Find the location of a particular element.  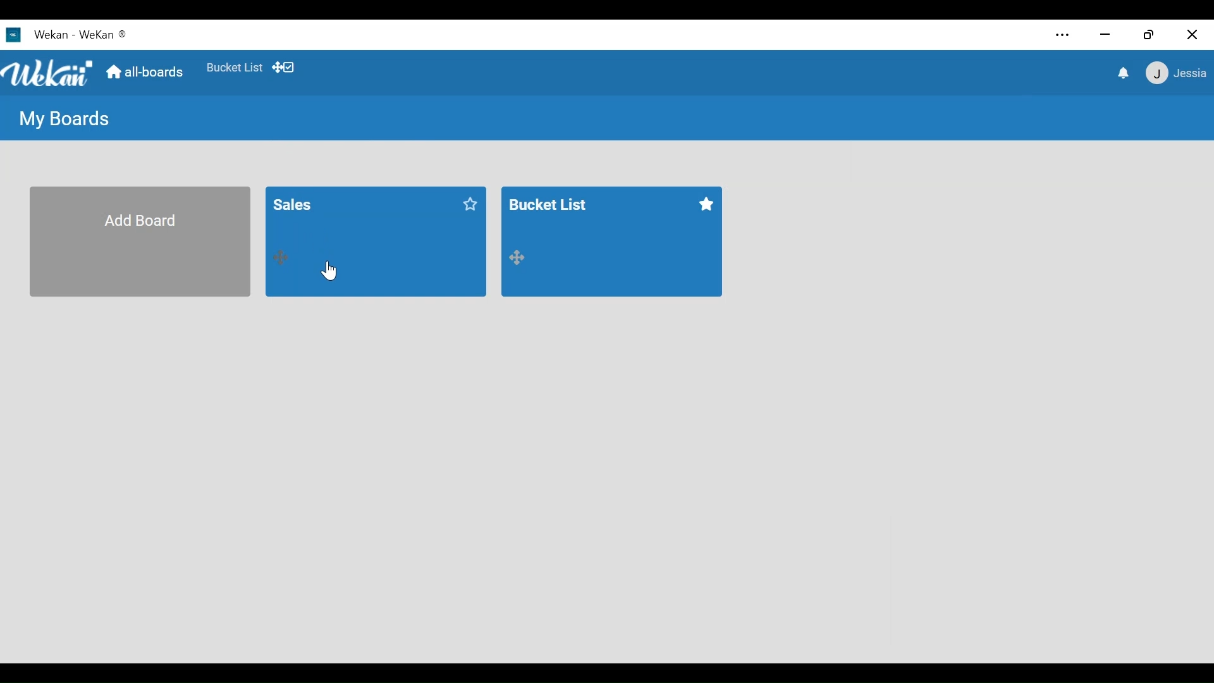

action is located at coordinates (520, 261).